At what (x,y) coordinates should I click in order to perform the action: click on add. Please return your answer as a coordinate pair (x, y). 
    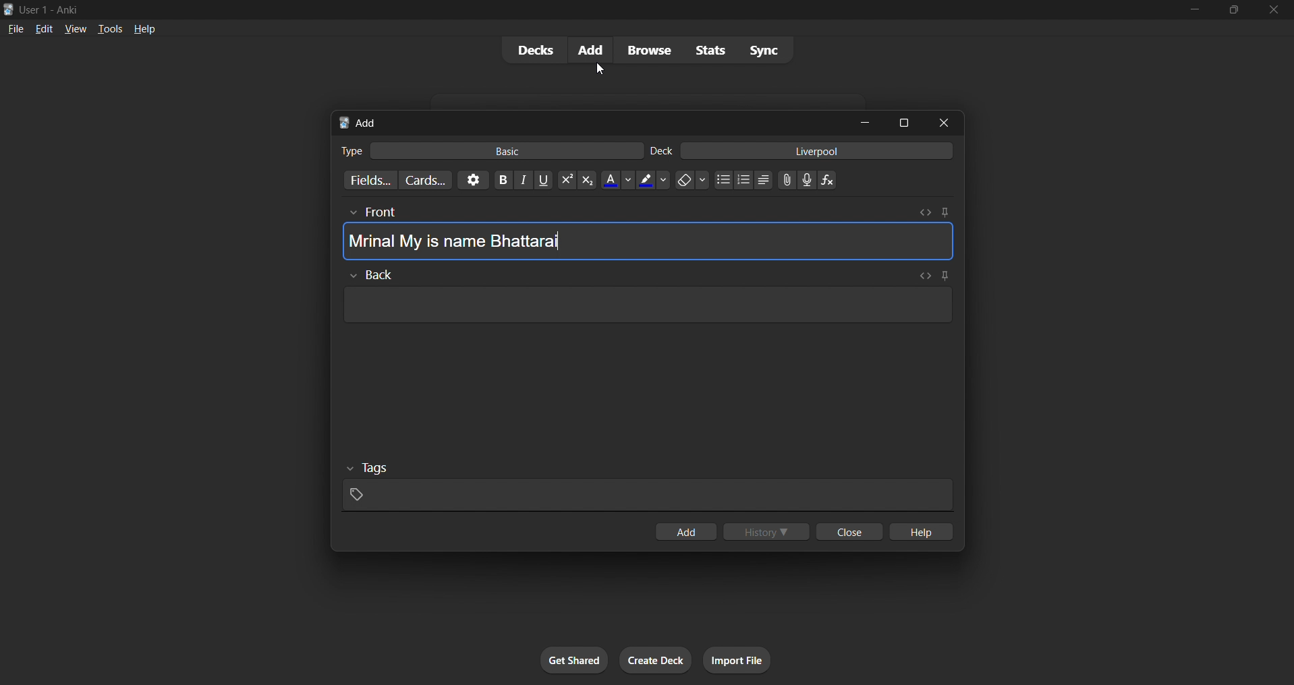
    Looking at the image, I should click on (586, 51).